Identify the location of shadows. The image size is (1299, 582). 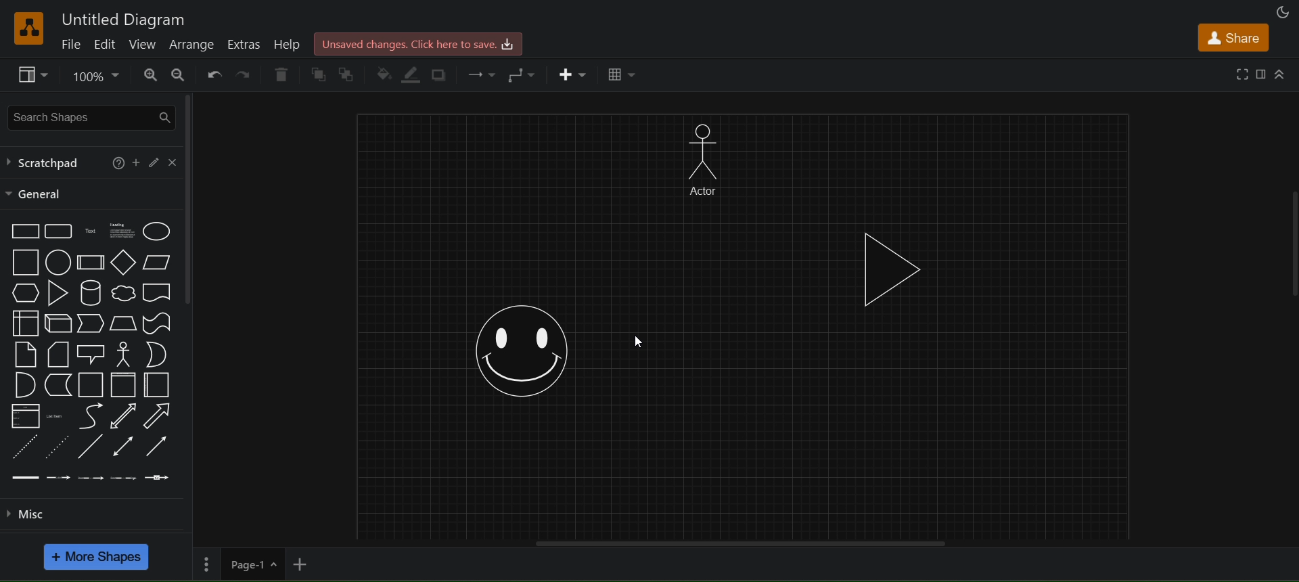
(440, 72).